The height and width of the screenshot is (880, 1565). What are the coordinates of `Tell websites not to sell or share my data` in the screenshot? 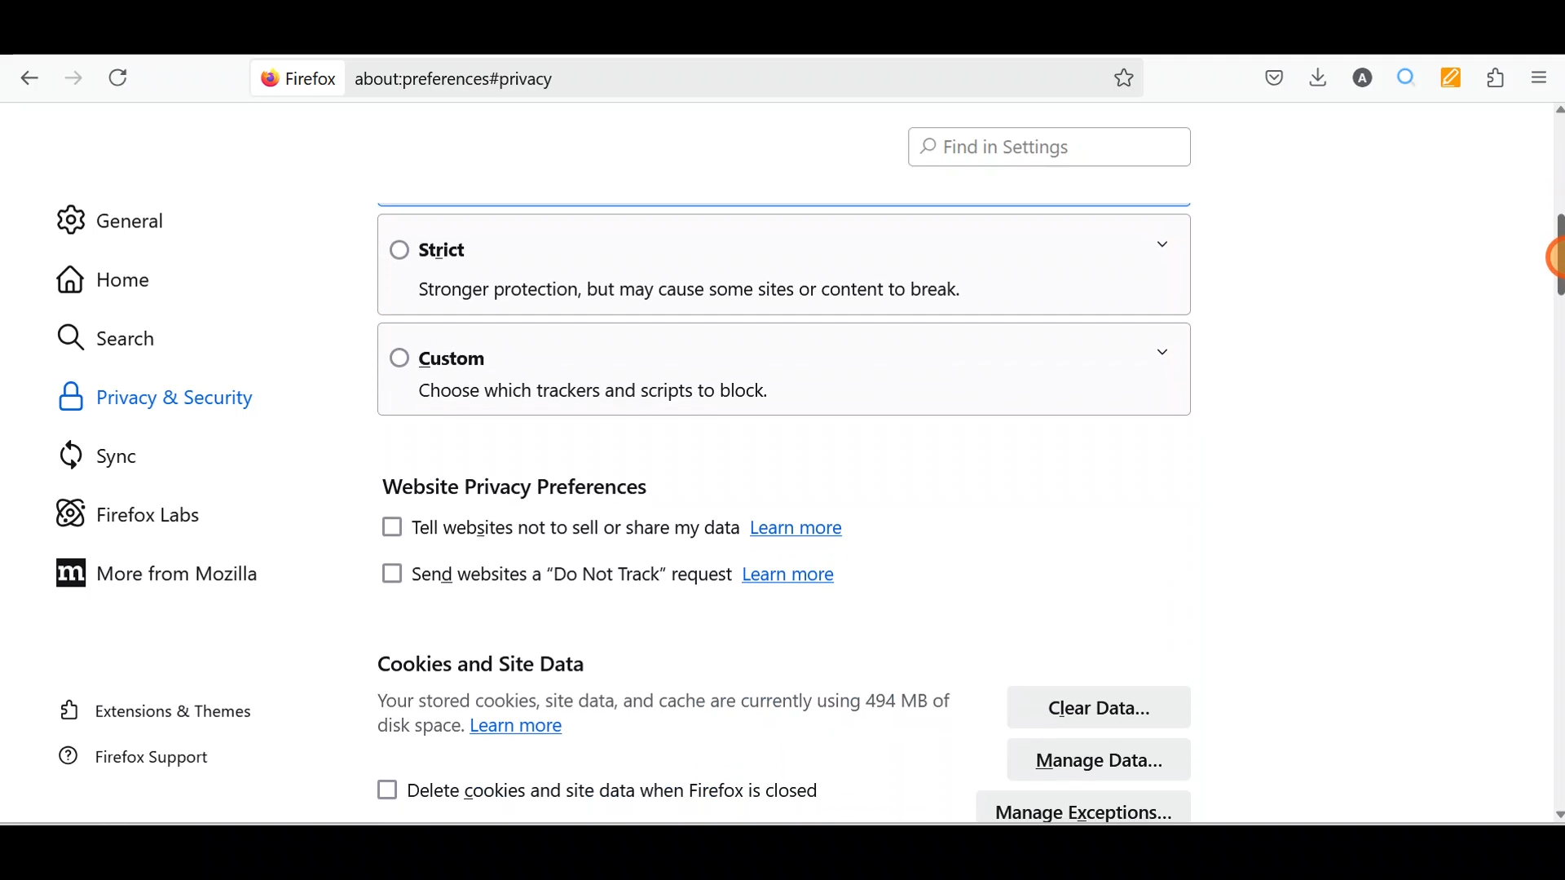 It's located at (557, 530).